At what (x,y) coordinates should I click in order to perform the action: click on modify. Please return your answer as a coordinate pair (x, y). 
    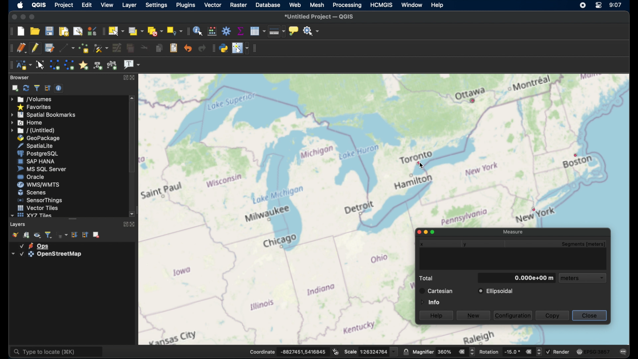
    Looking at the image, I should click on (116, 48).